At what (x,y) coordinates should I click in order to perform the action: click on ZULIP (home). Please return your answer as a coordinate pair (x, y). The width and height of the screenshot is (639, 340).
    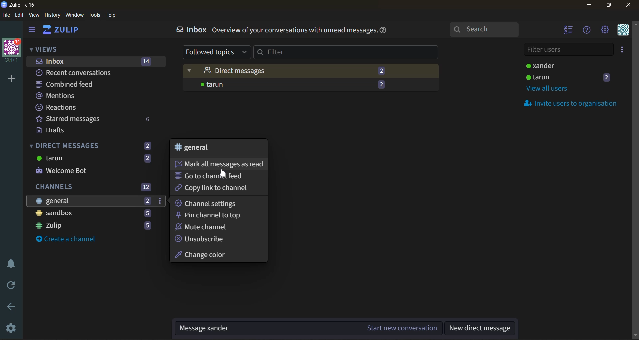
    Looking at the image, I should click on (61, 31).